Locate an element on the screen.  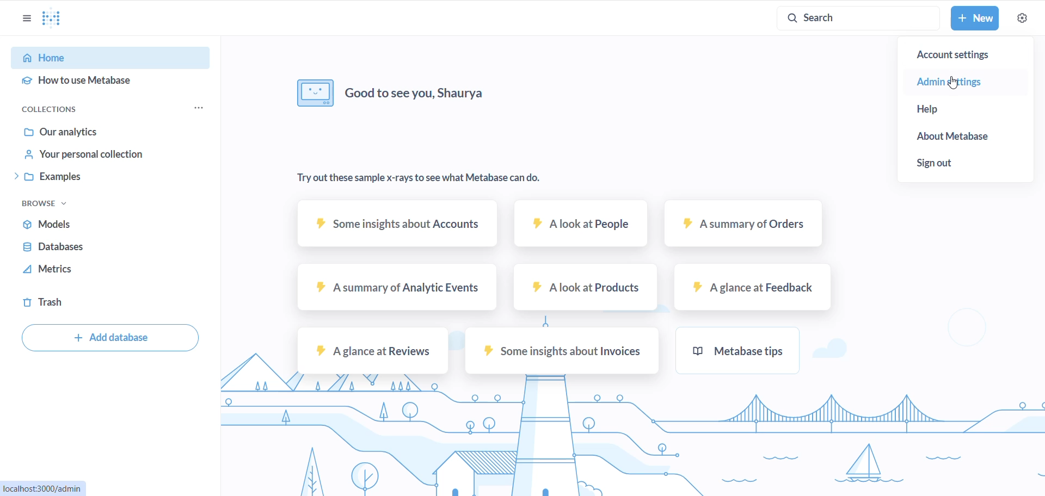
account setting is located at coordinates (966, 55).